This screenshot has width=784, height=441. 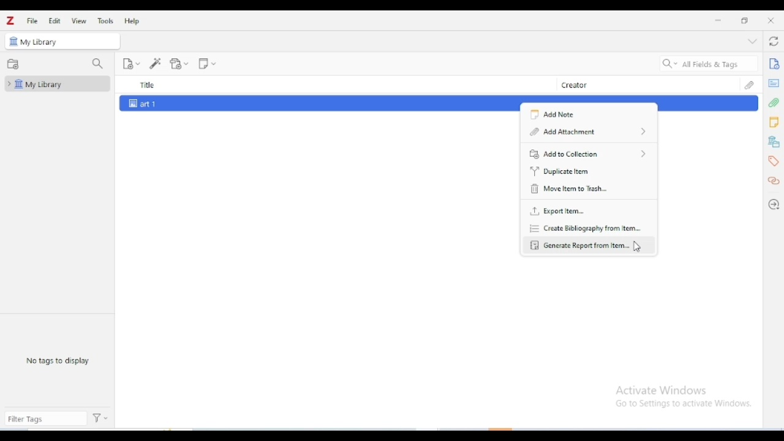 What do you see at coordinates (156, 63) in the screenshot?
I see `add item(s) by identifier` at bounding box center [156, 63].